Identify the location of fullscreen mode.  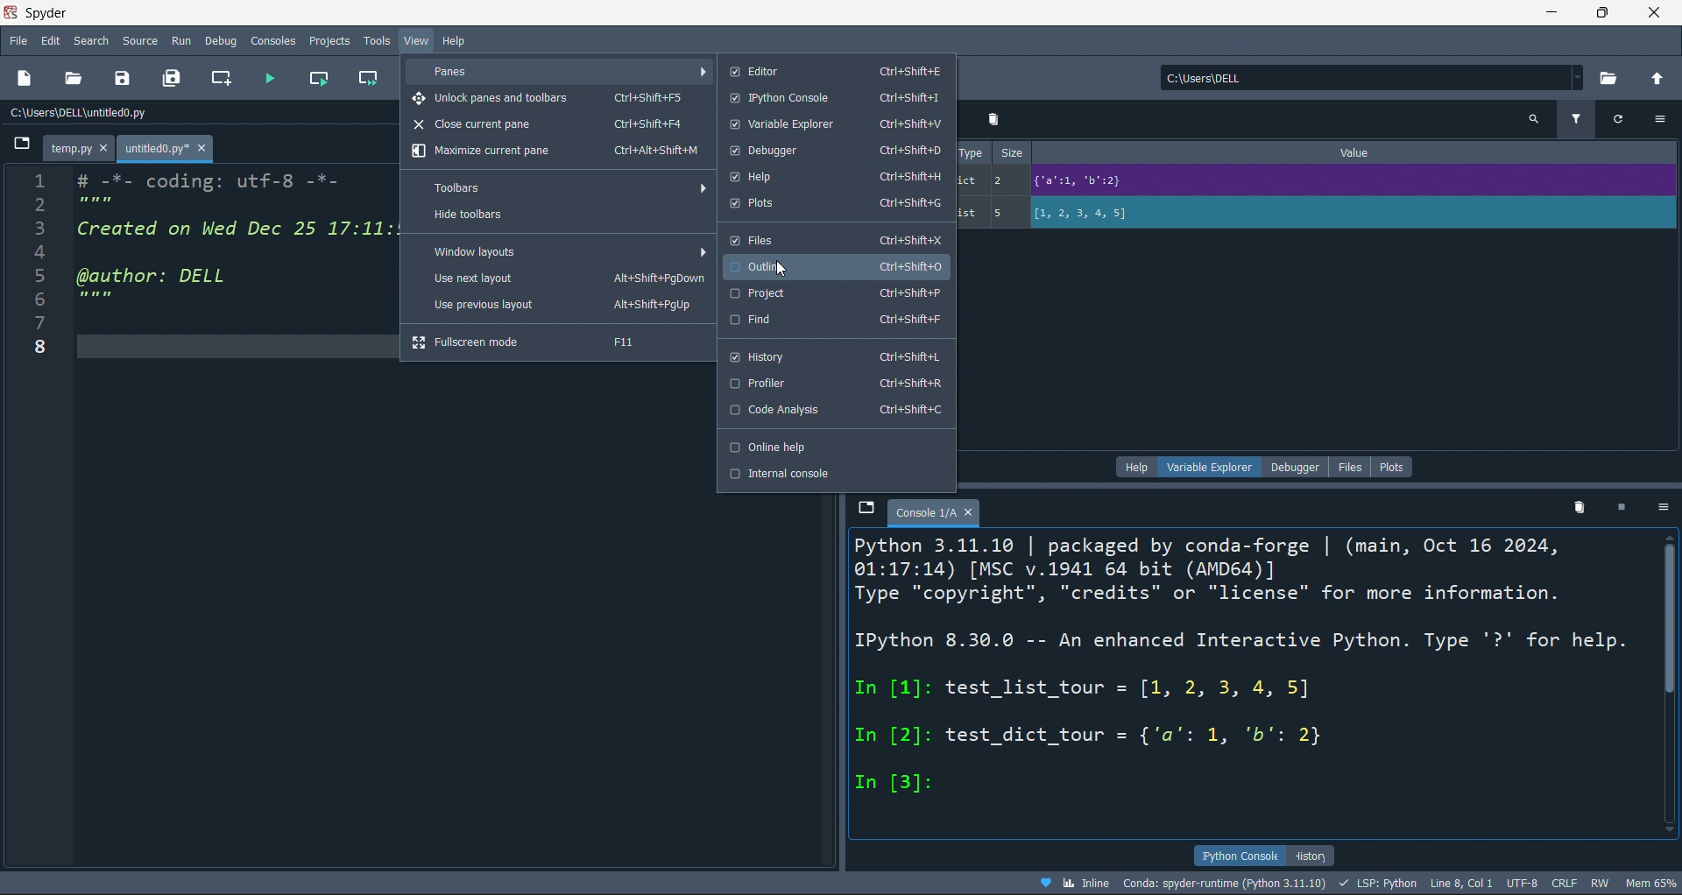
(551, 341).